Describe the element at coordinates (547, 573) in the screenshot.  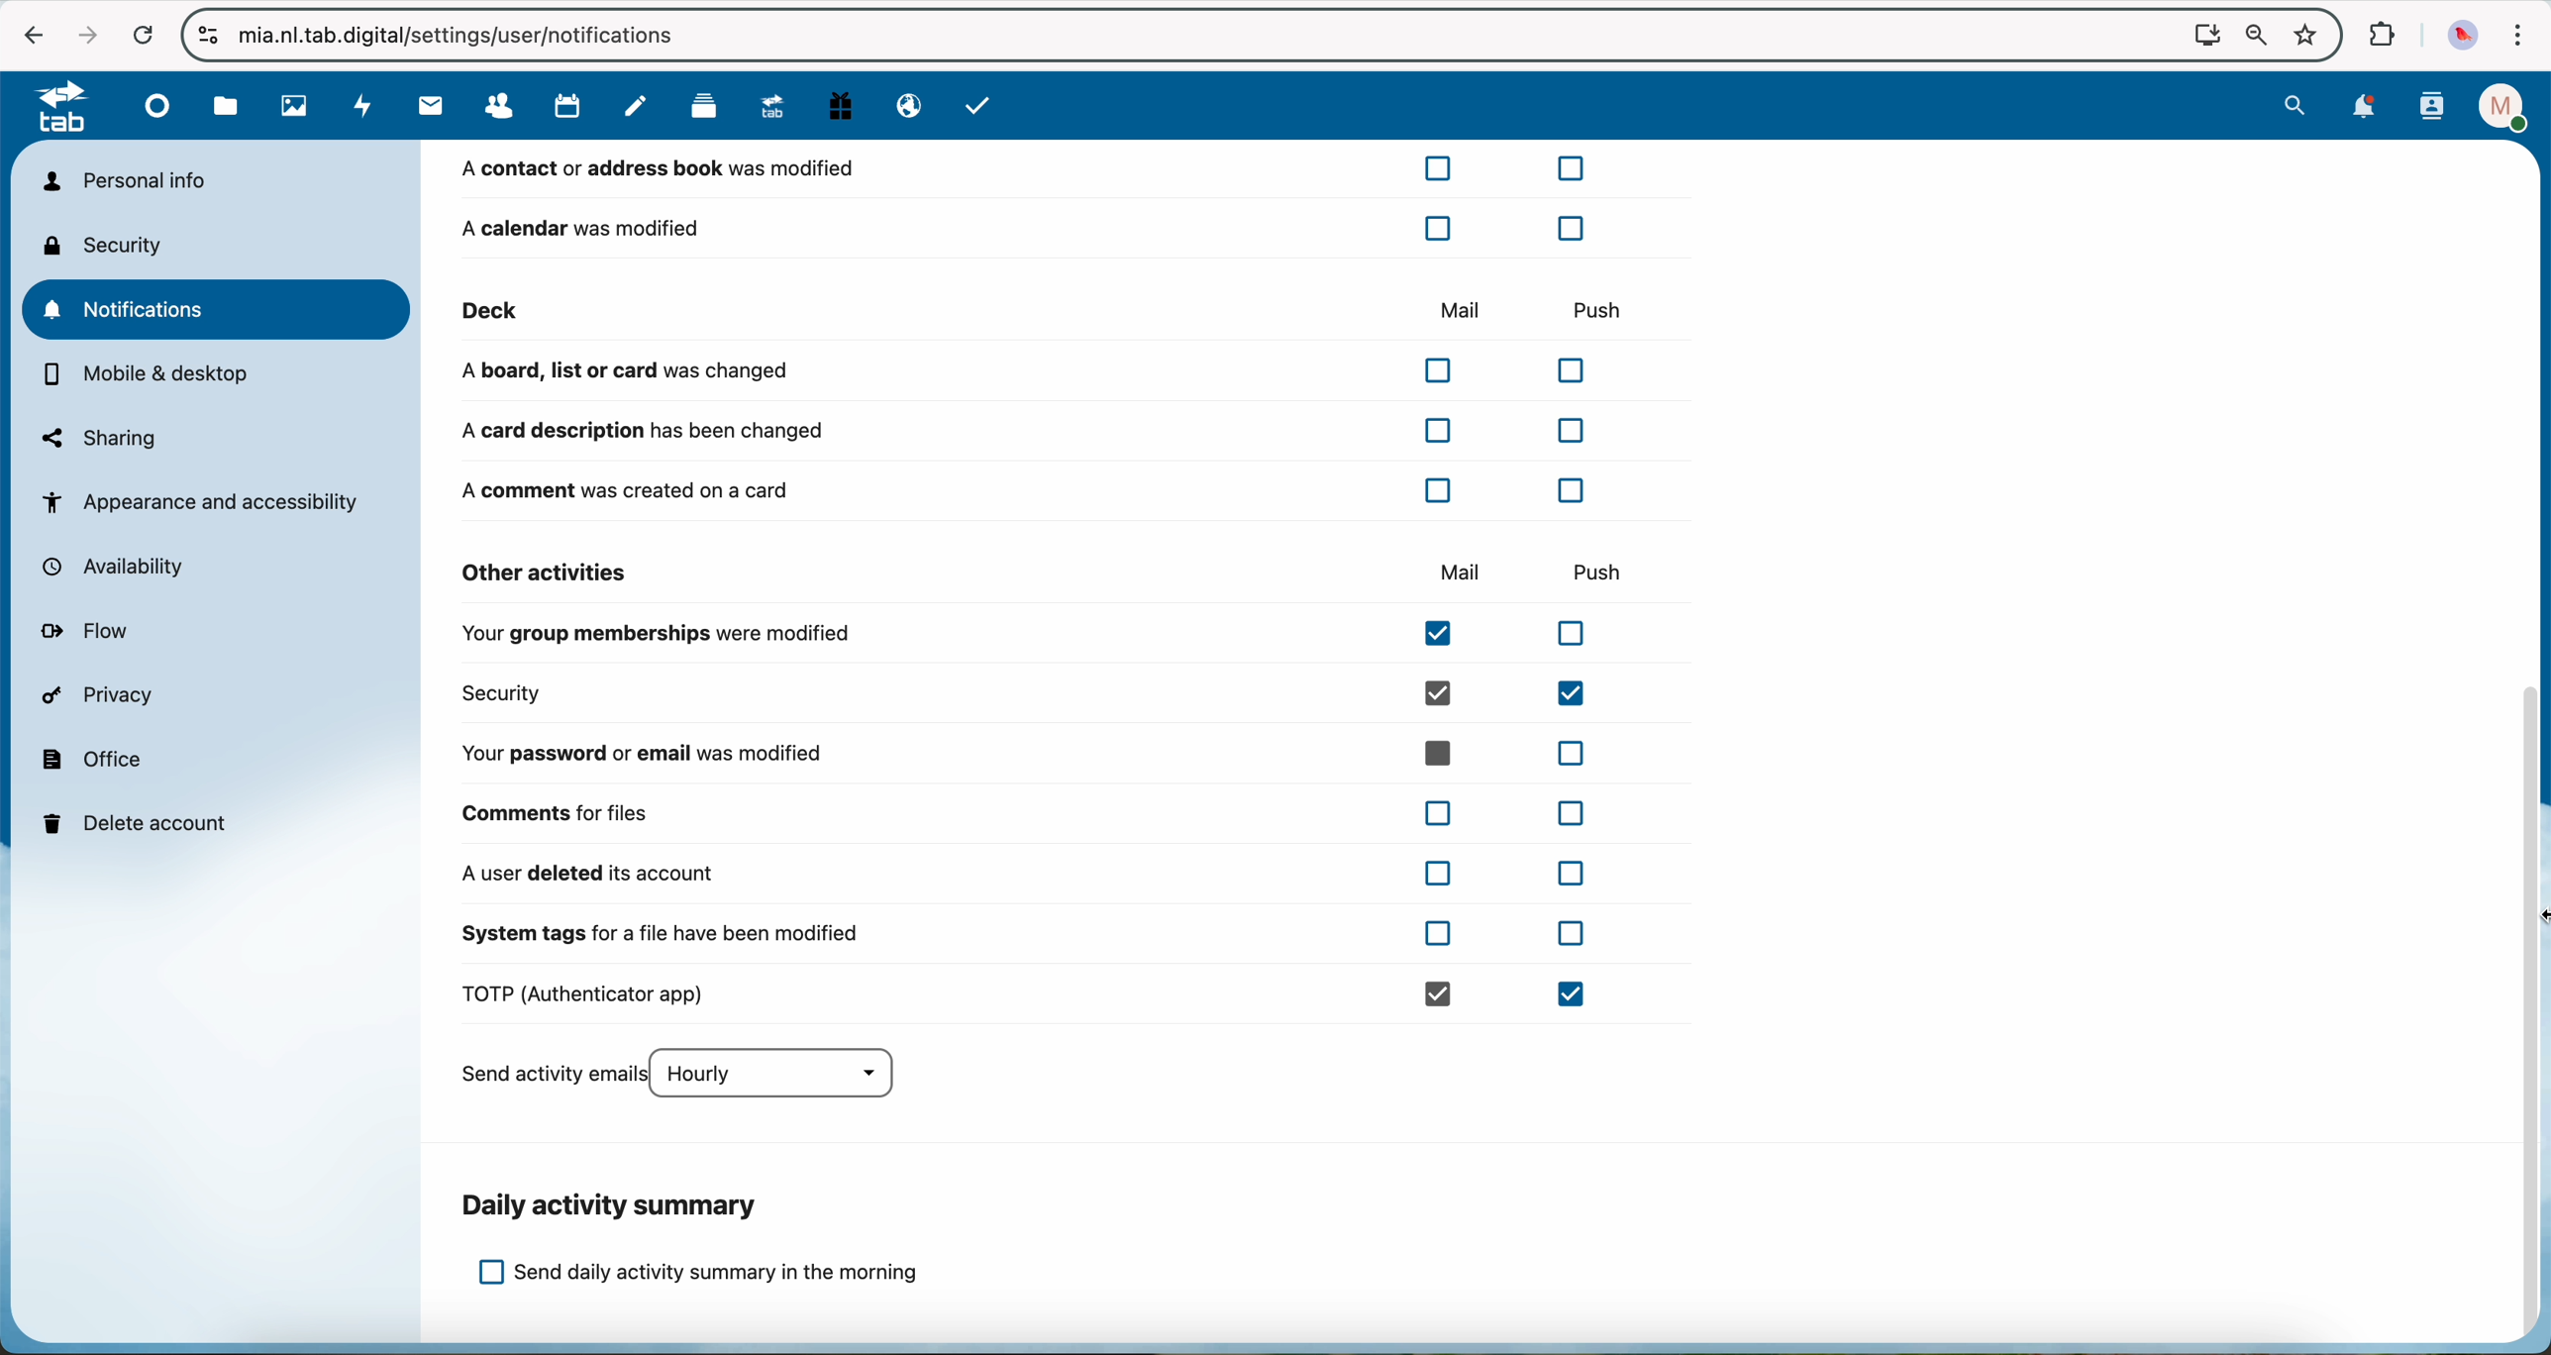
I see `other activities` at that location.